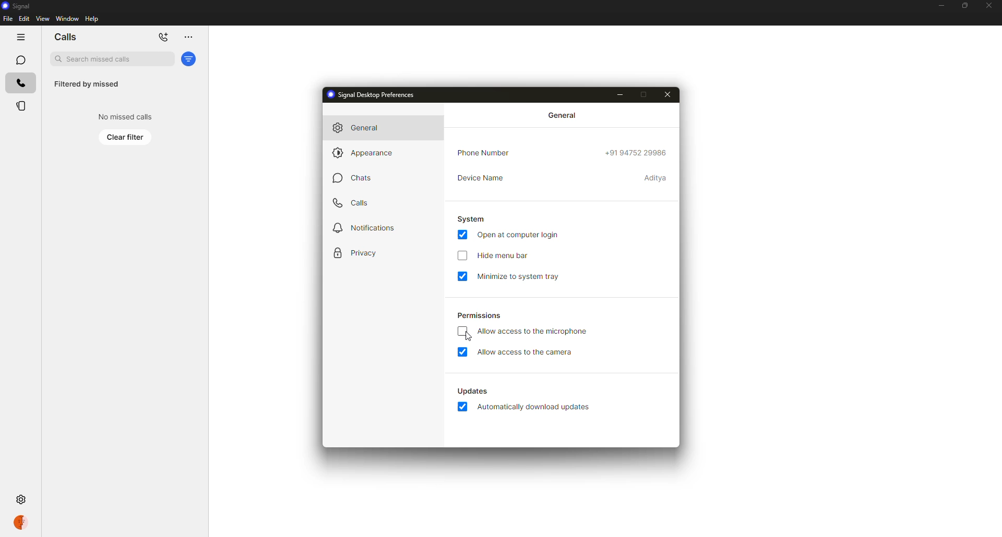  I want to click on search, so click(111, 59).